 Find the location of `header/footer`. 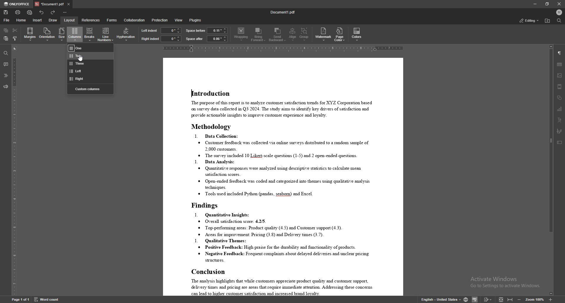

header/footer is located at coordinates (560, 87).